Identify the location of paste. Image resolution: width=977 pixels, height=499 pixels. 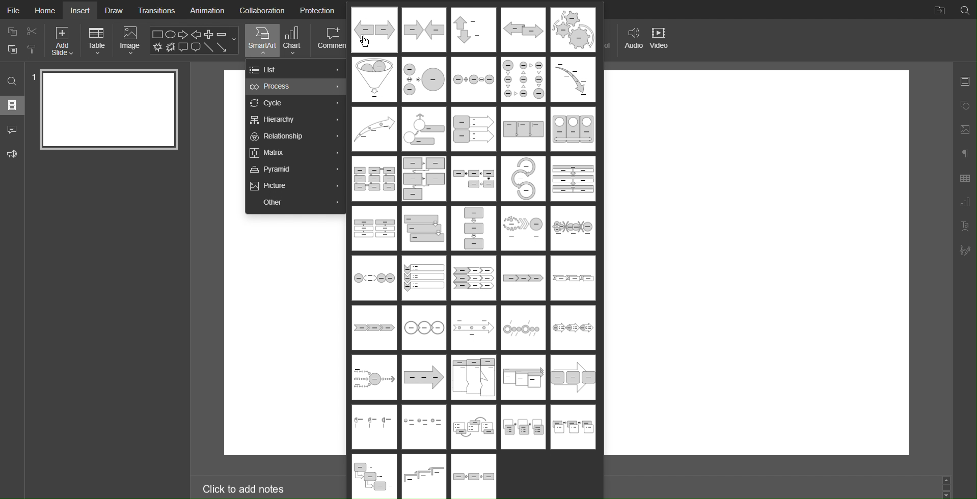
(12, 50).